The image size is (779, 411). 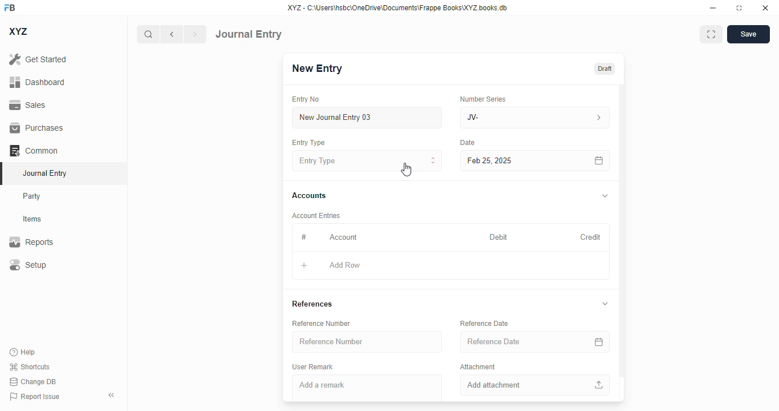 What do you see at coordinates (29, 106) in the screenshot?
I see `sales` at bounding box center [29, 106].